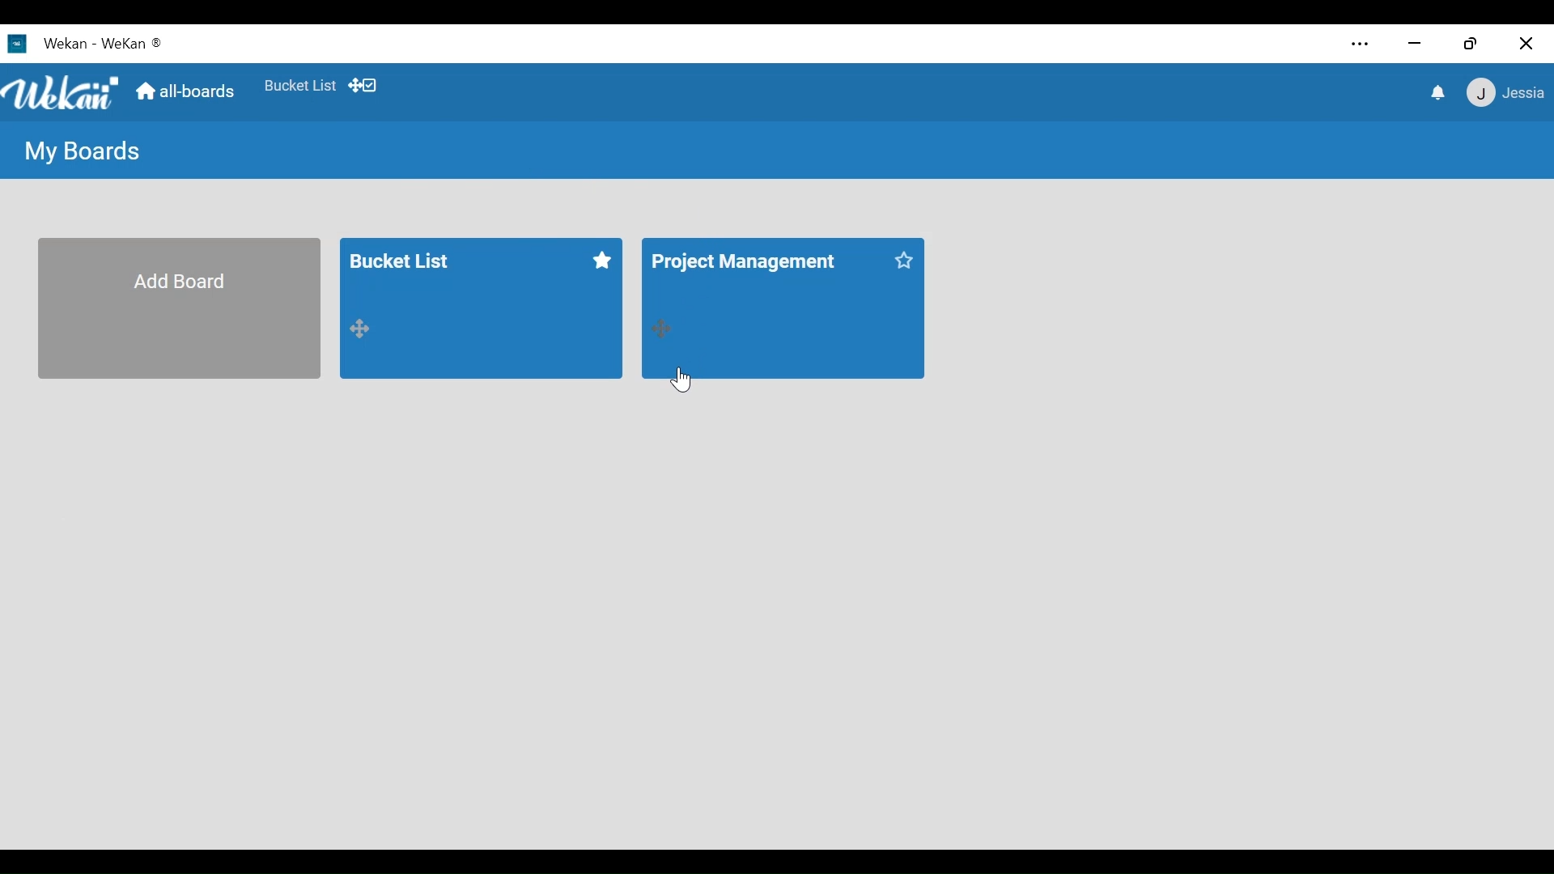 The width and height of the screenshot is (1554, 874). Describe the element at coordinates (686, 381) in the screenshot. I see `Cursor` at that location.